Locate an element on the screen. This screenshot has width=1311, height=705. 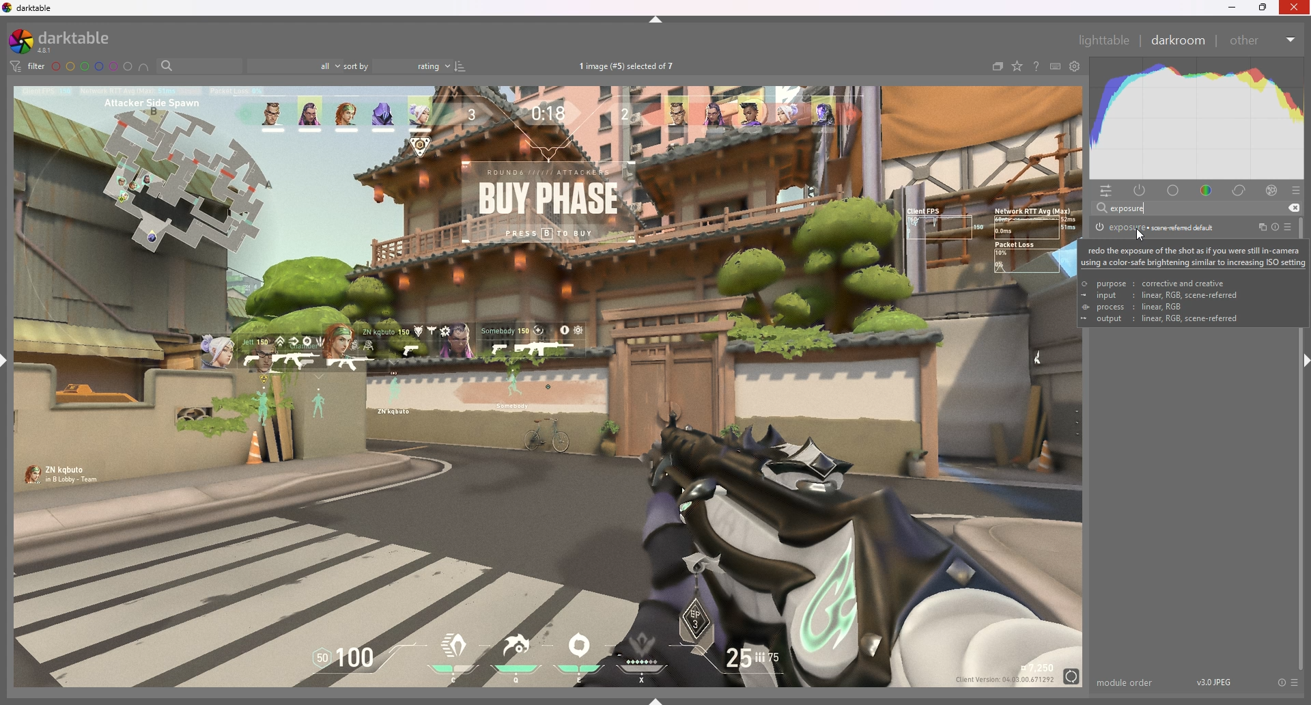
cursor description is located at coordinates (1197, 283).